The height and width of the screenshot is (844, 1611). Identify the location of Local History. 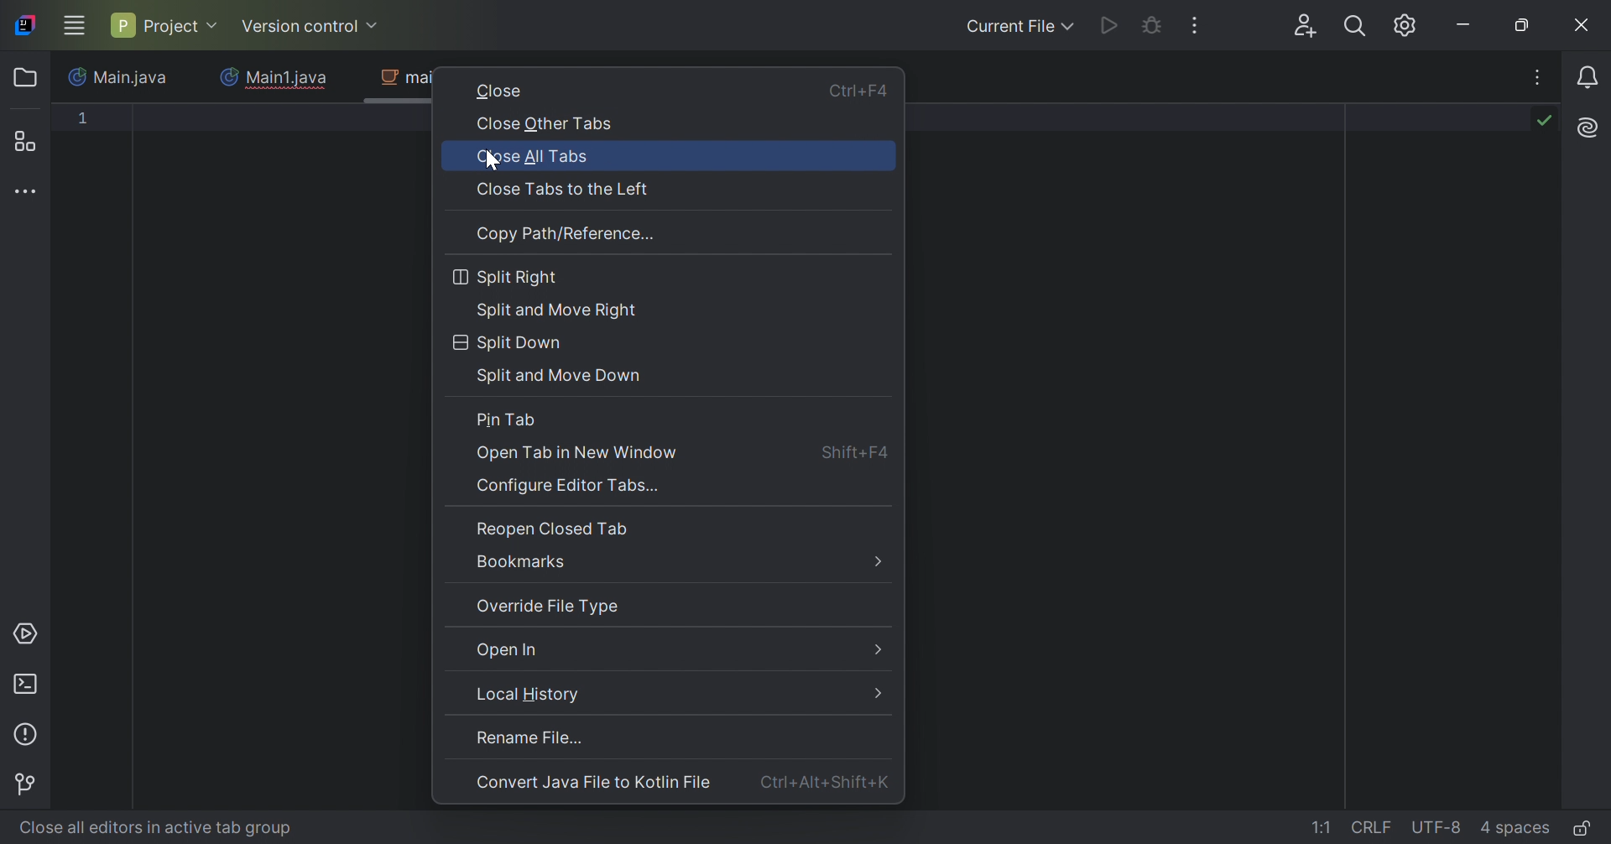
(667, 694).